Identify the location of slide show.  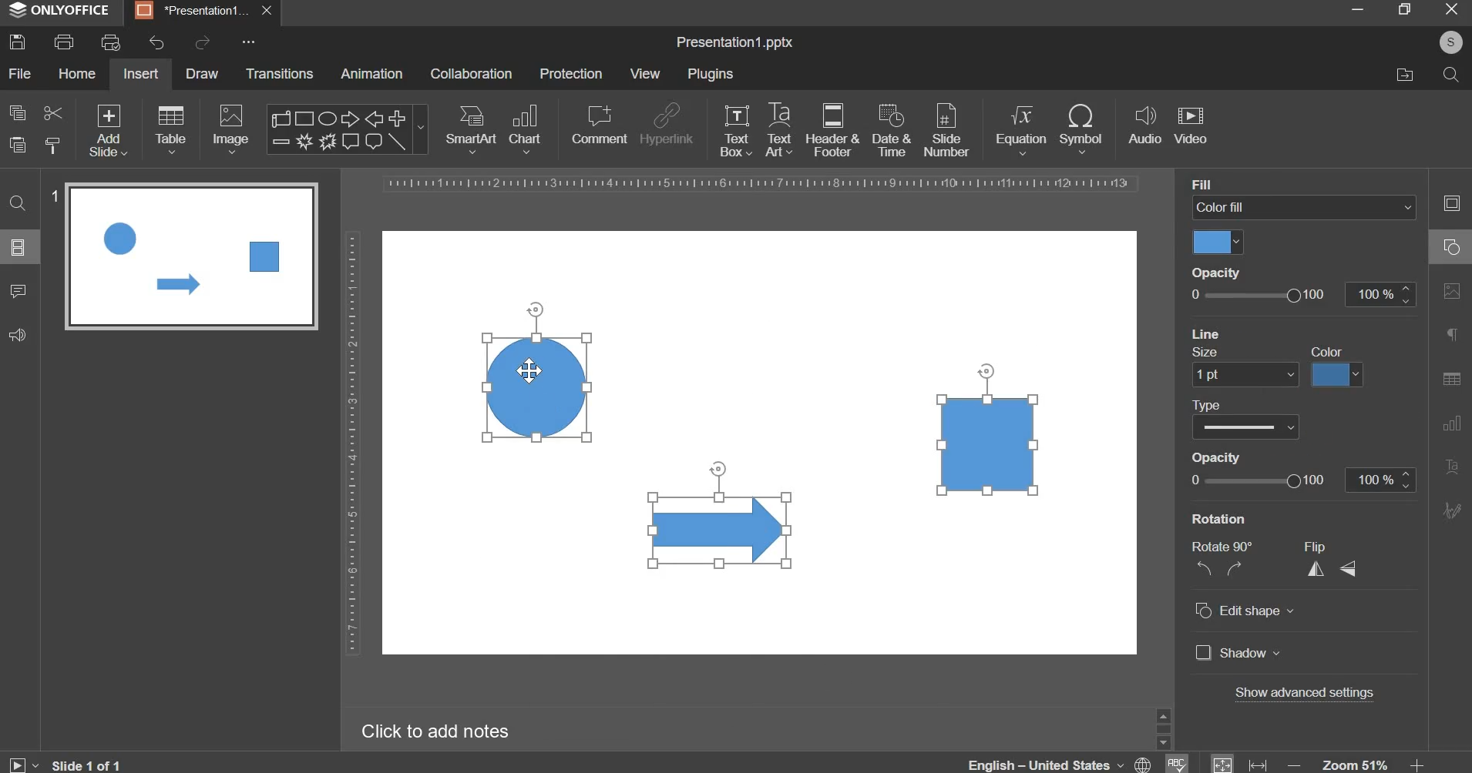
(24, 763).